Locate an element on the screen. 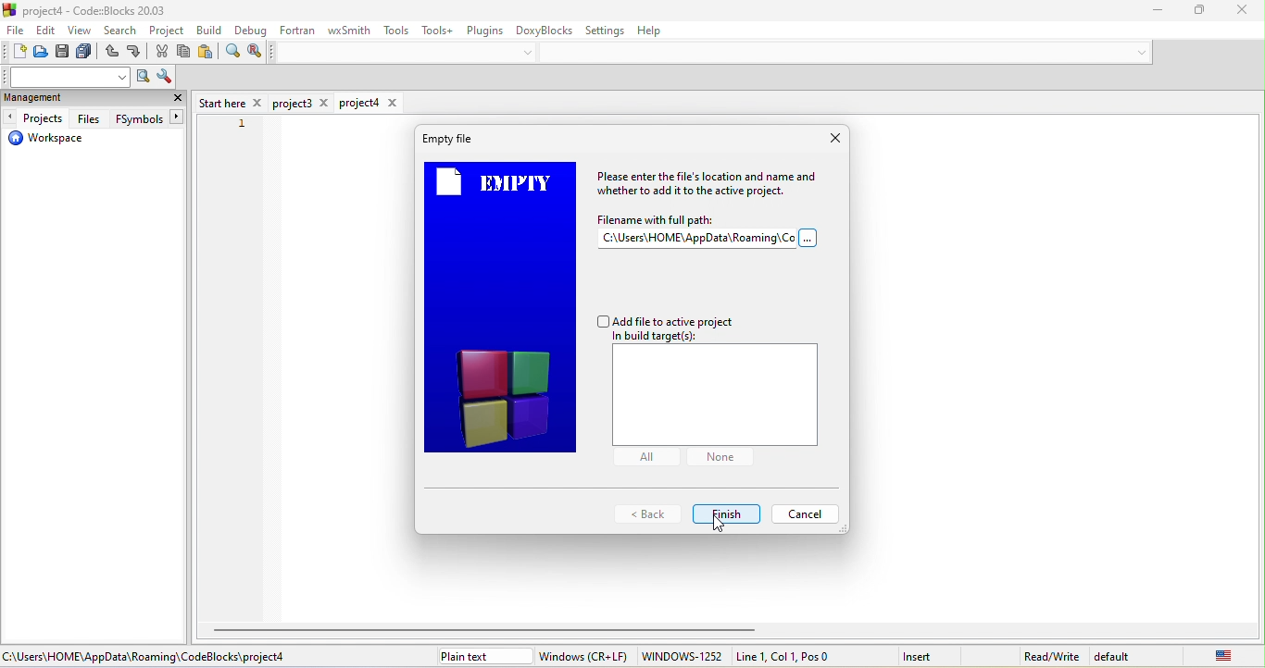 This screenshot has height=668, width=1265. Empty File is located at coordinates (447, 139).